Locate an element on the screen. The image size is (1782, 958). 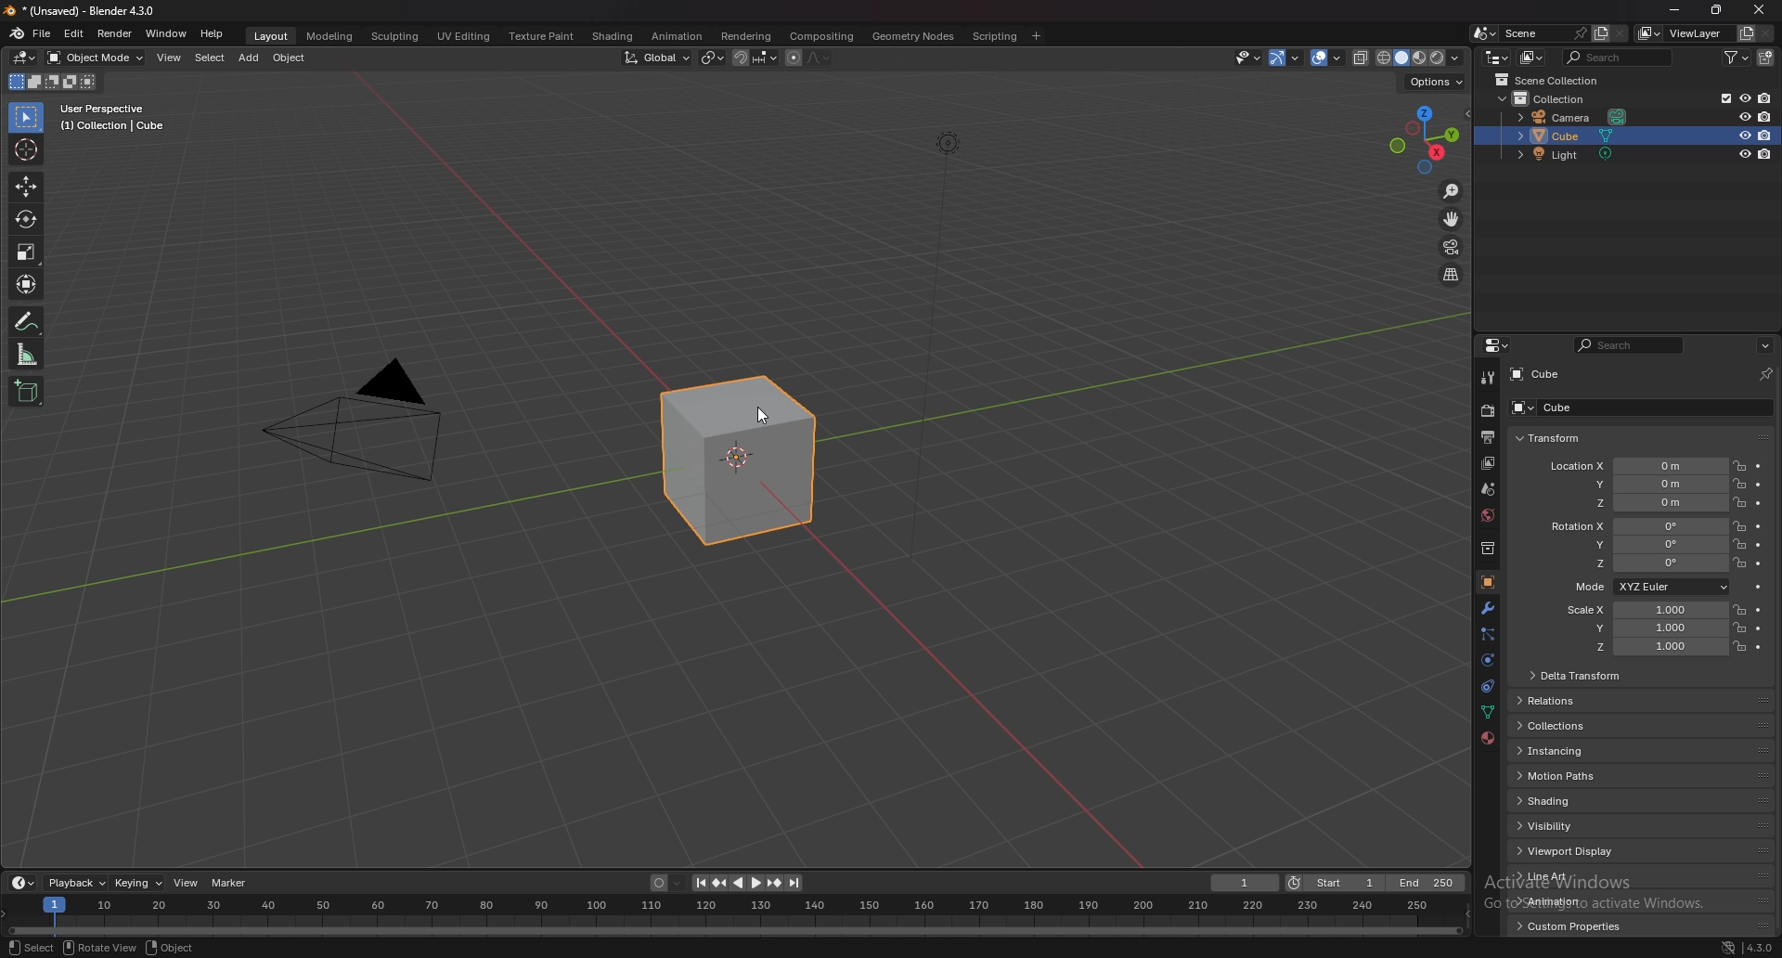
view is located at coordinates (169, 58).